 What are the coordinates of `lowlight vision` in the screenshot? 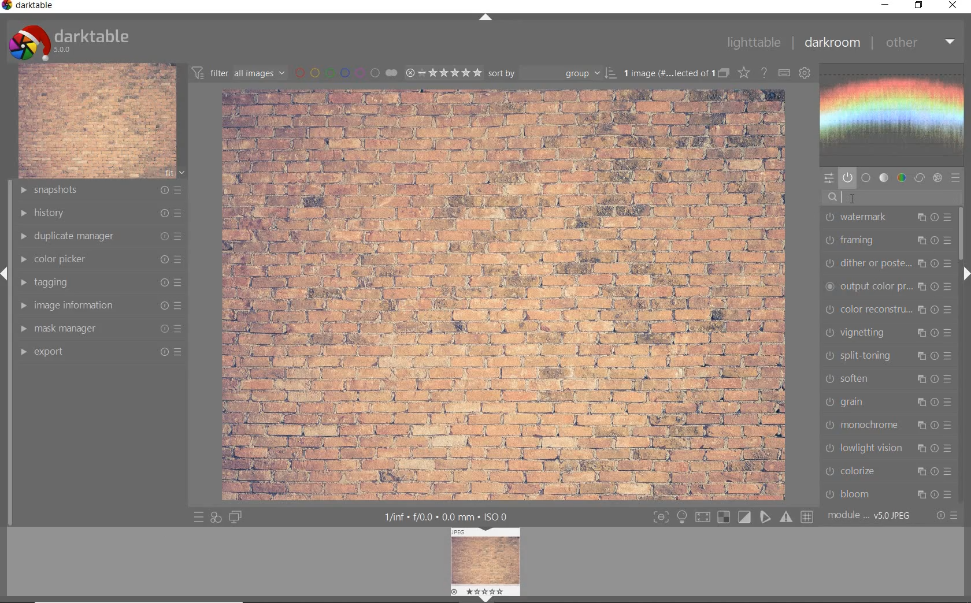 It's located at (888, 450).